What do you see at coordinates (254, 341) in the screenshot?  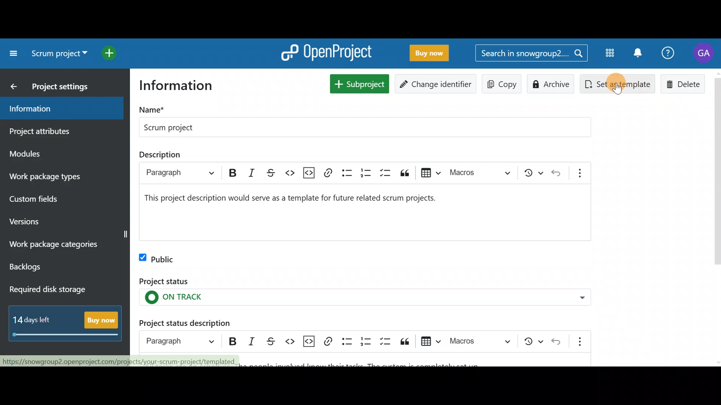 I see `Italic` at bounding box center [254, 341].